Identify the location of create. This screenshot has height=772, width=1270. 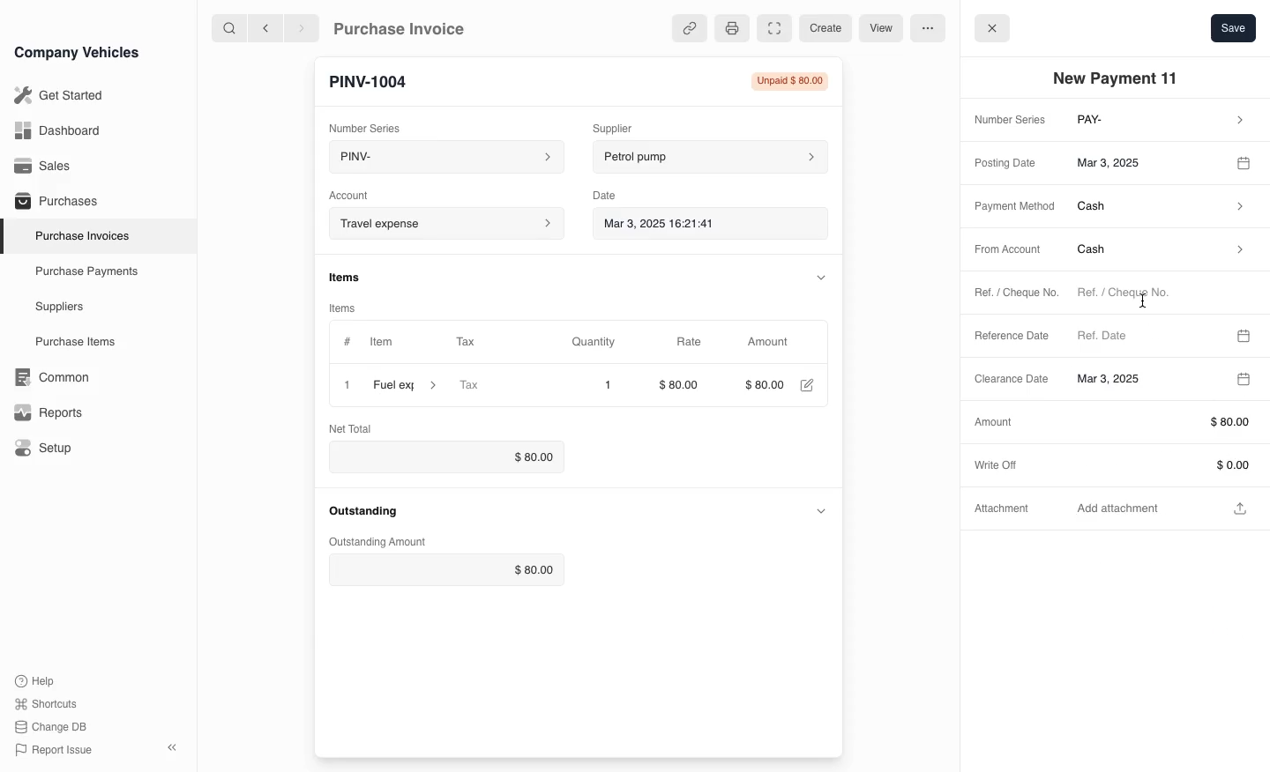
(823, 28).